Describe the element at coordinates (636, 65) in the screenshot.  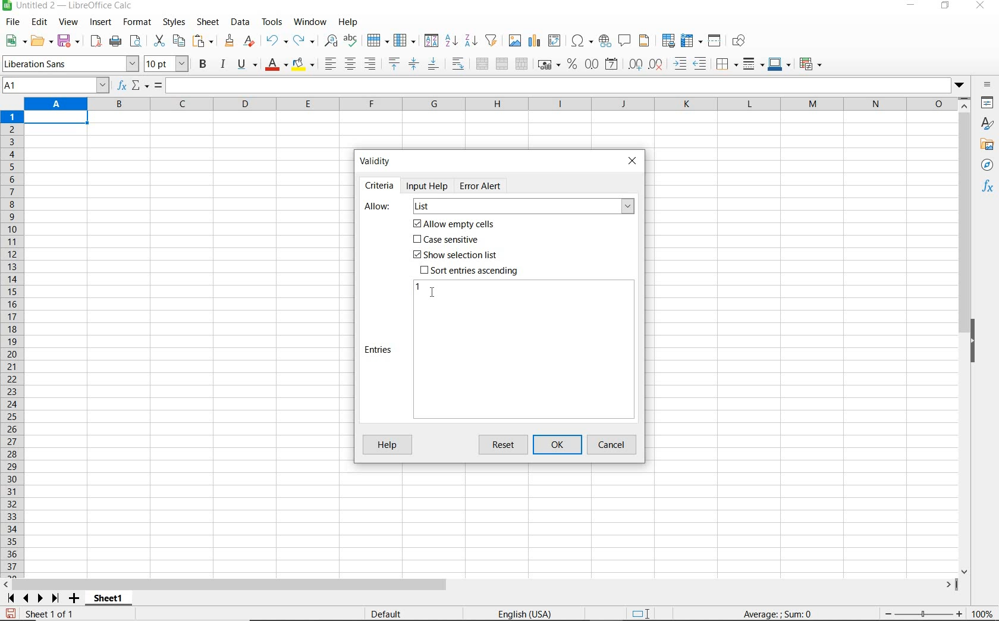
I see `add decimal place` at that location.